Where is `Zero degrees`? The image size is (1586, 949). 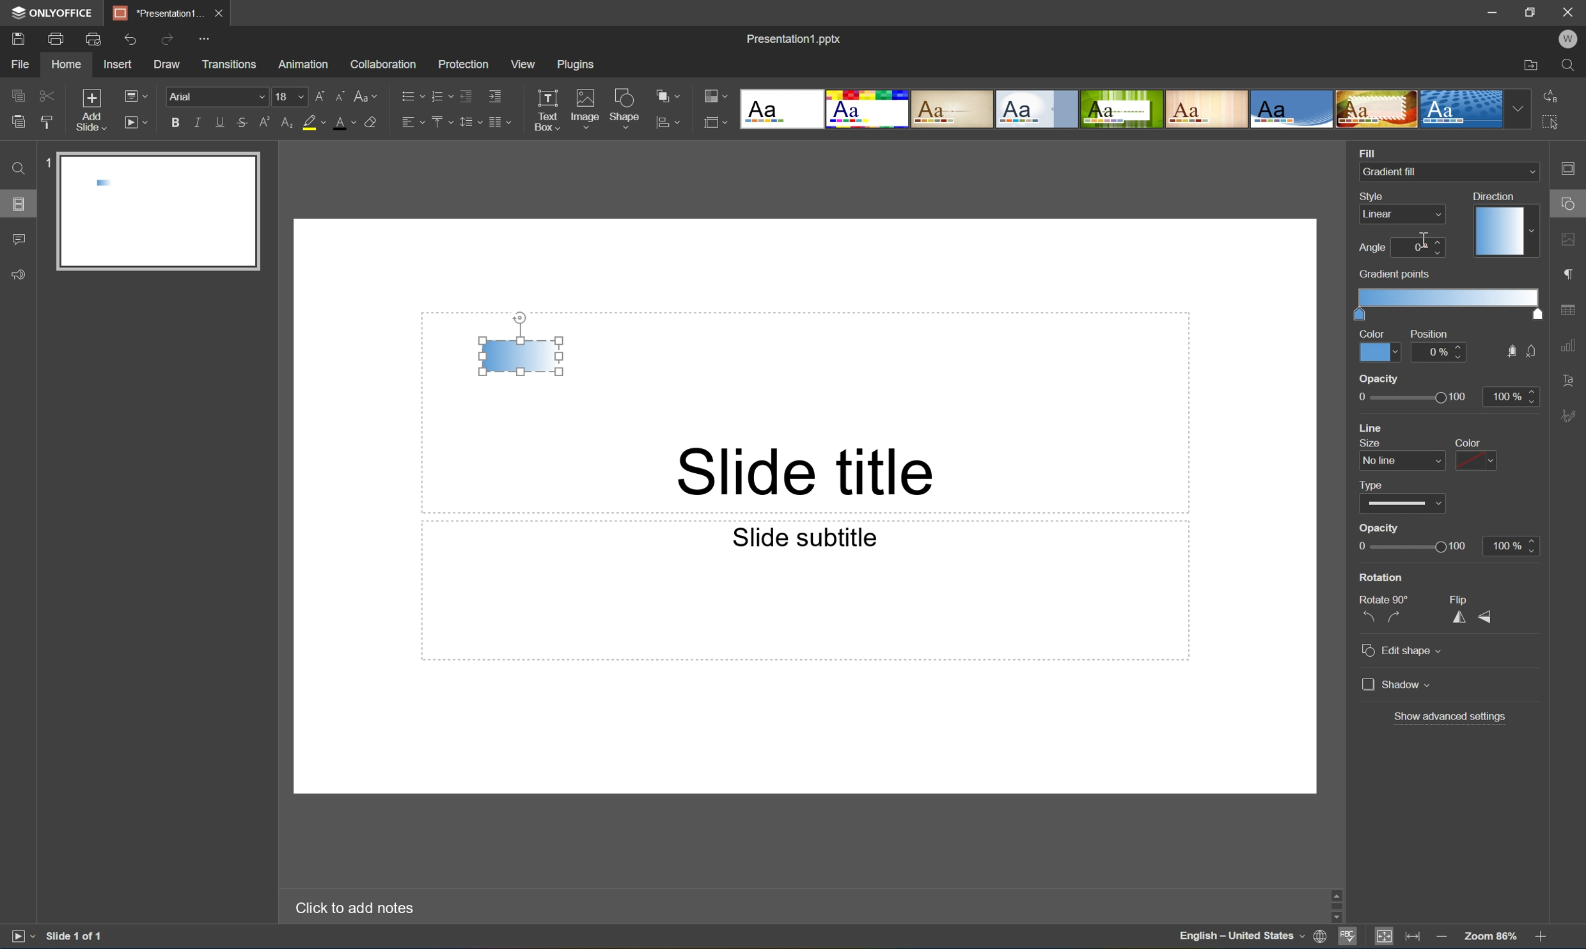 Zero degrees is located at coordinates (1418, 249).